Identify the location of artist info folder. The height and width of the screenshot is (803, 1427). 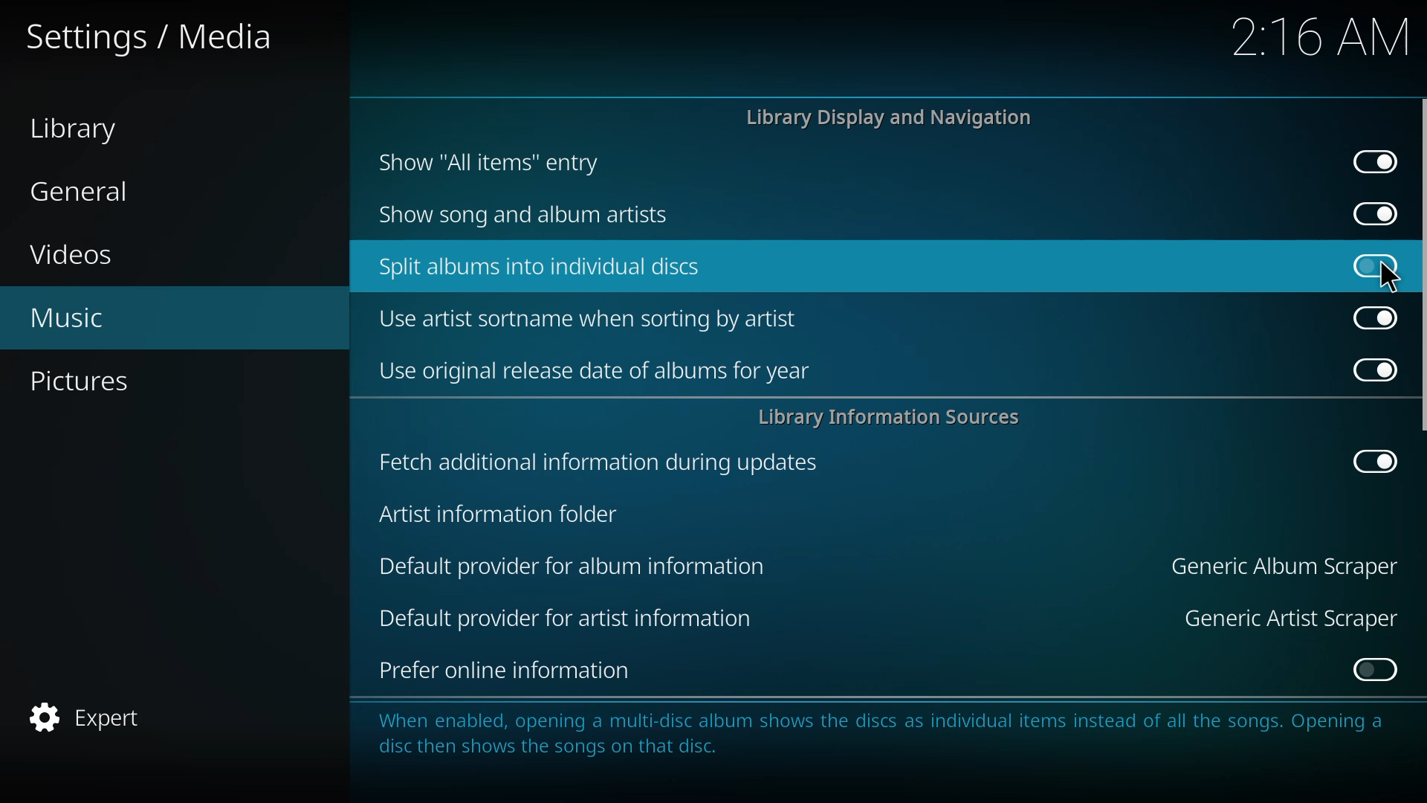
(498, 516).